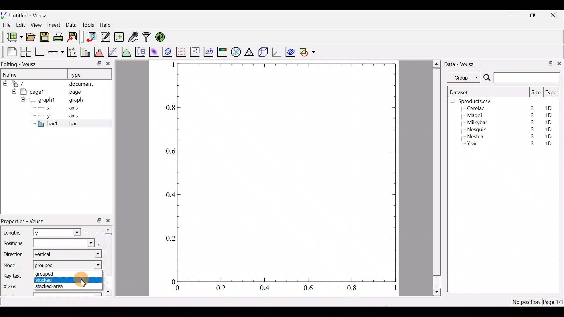 The height and width of the screenshot is (317, 564). What do you see at coordinates (81, 83) in the screenshot?
I see `document` at bounding box center [81, 83].